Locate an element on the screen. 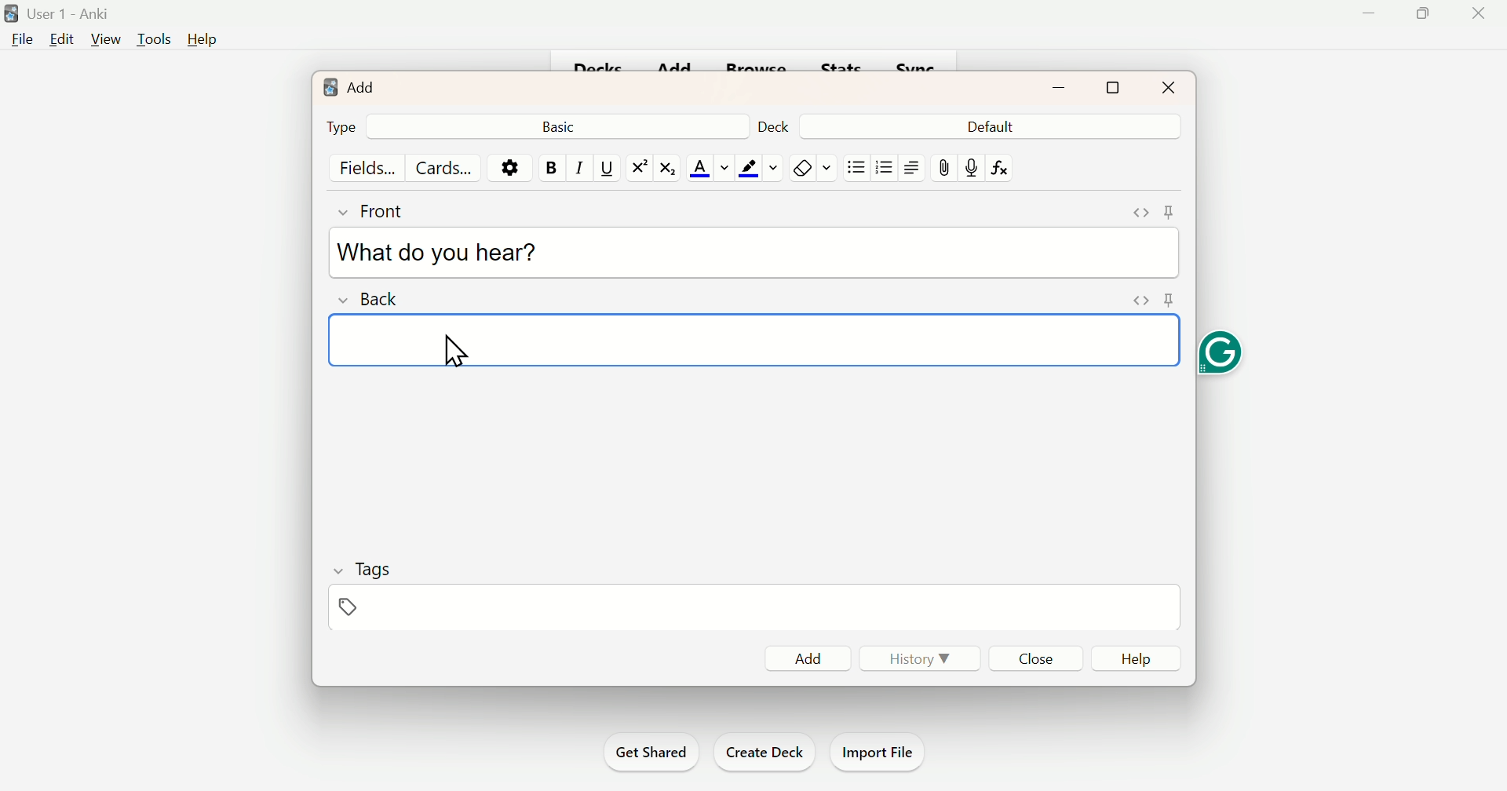  Grammarly is located at coordinates (1224, 355).